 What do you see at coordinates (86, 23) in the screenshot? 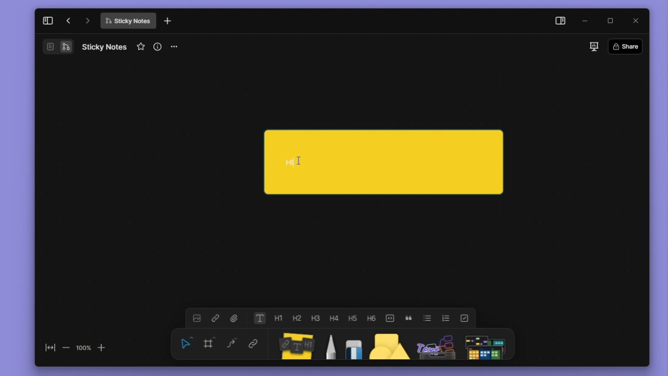
I see `go forward` at bounding box center [86, 23].